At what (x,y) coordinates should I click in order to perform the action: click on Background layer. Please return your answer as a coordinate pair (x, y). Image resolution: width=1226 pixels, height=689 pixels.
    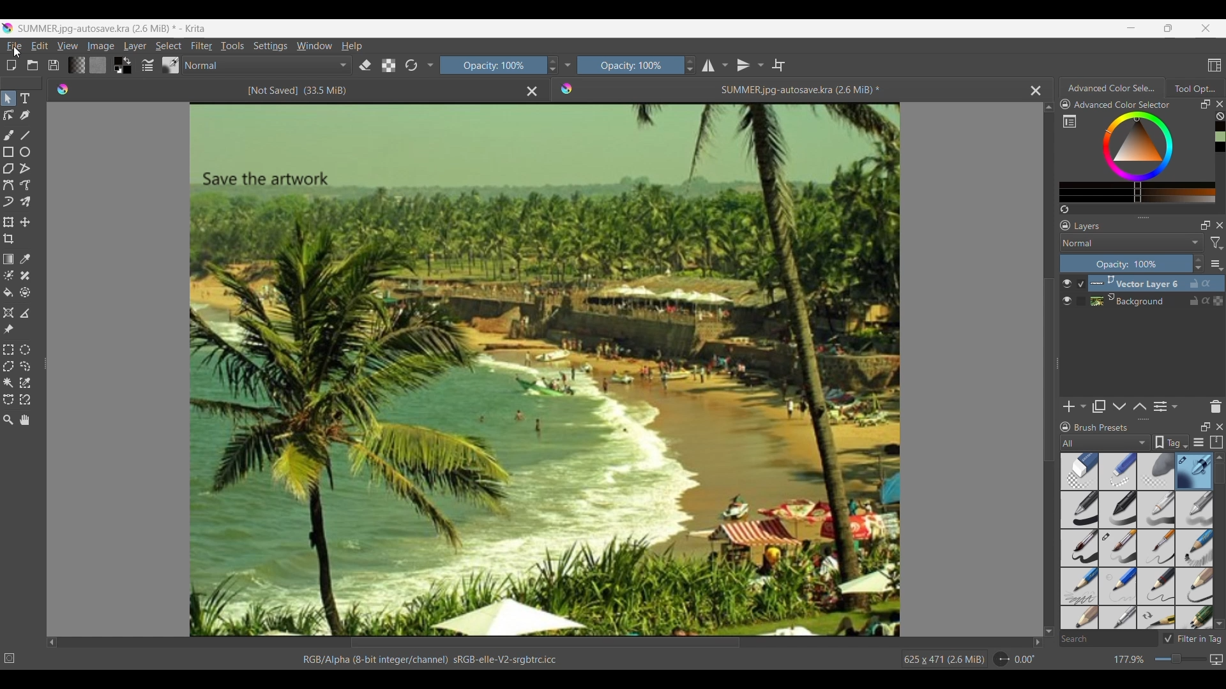
    Looking at the image, I should click on (1156, 300).